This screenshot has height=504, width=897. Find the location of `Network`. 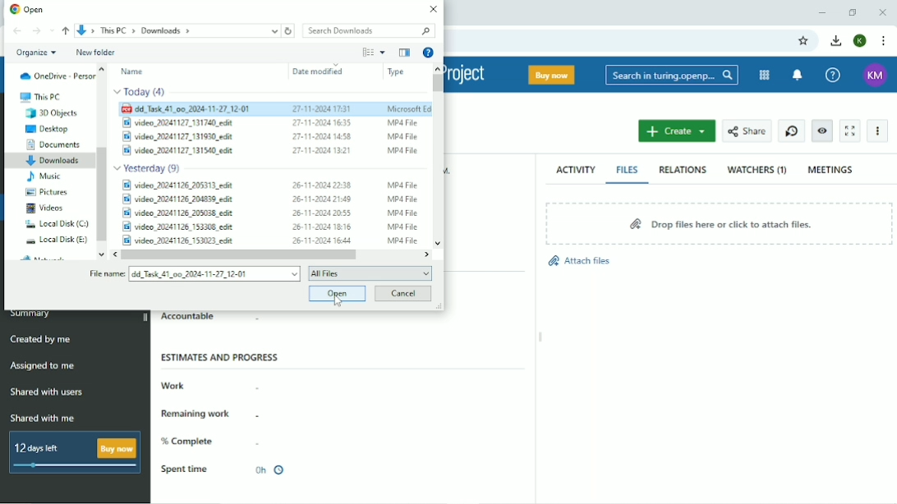

Network is located at coordinates (46, 257).